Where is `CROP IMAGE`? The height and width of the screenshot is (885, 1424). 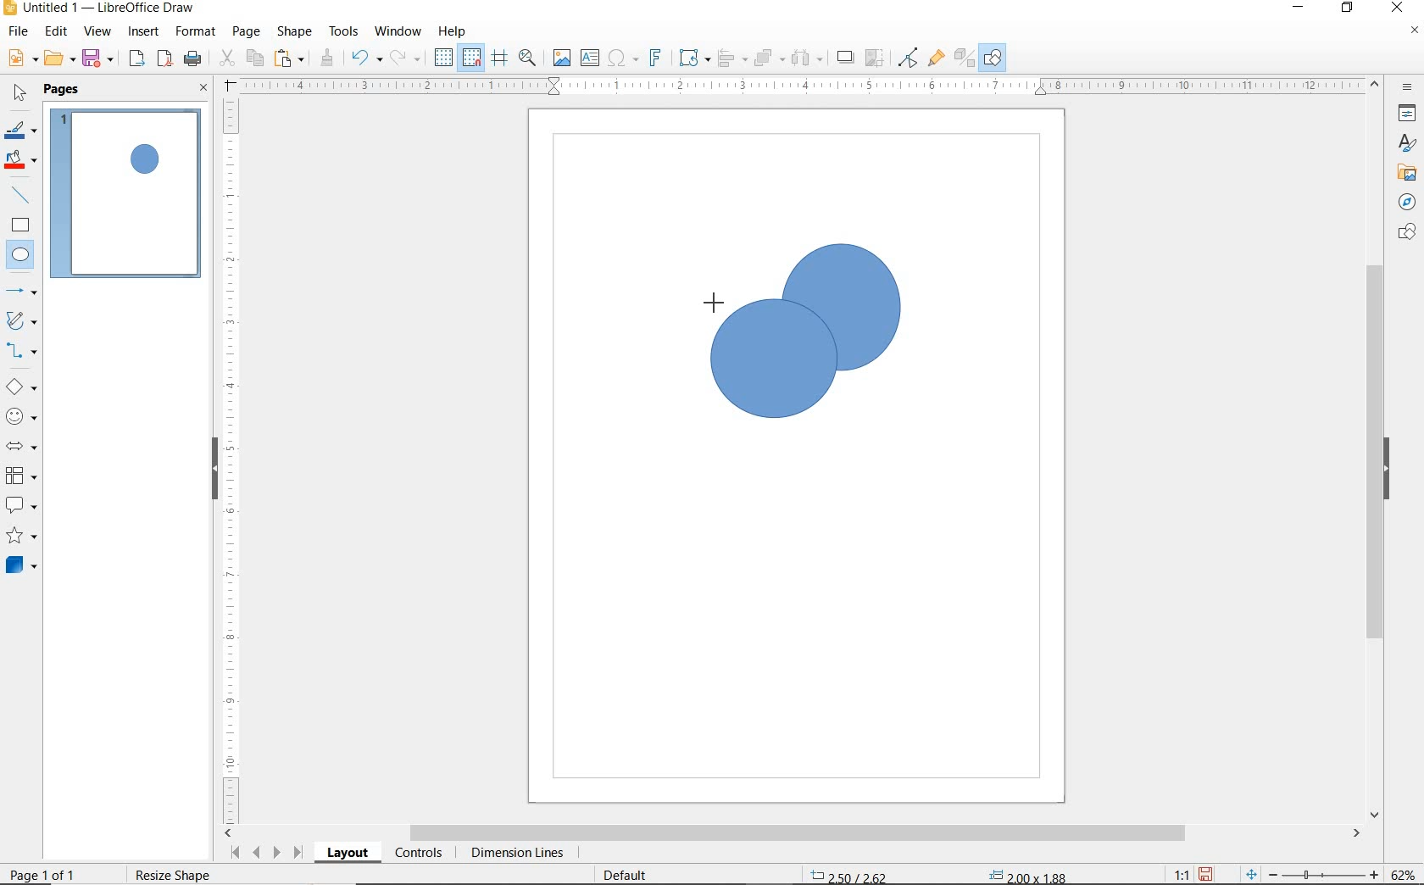 CROP IMAGE is located at coordinates (874, 58).